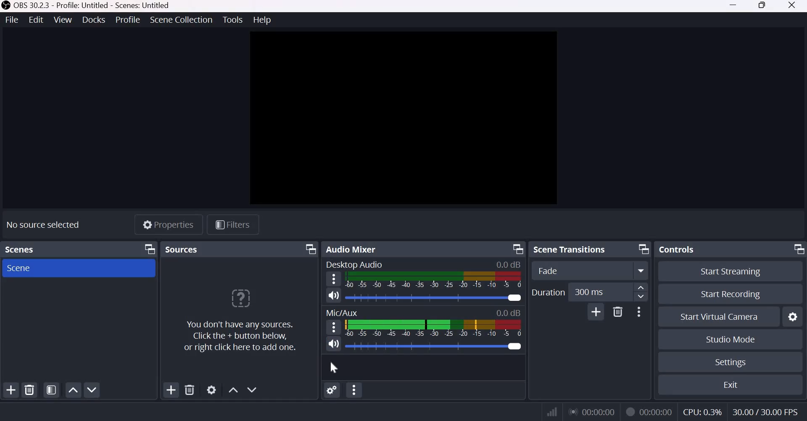  I want to click on Open source properties, so click(213, 389).